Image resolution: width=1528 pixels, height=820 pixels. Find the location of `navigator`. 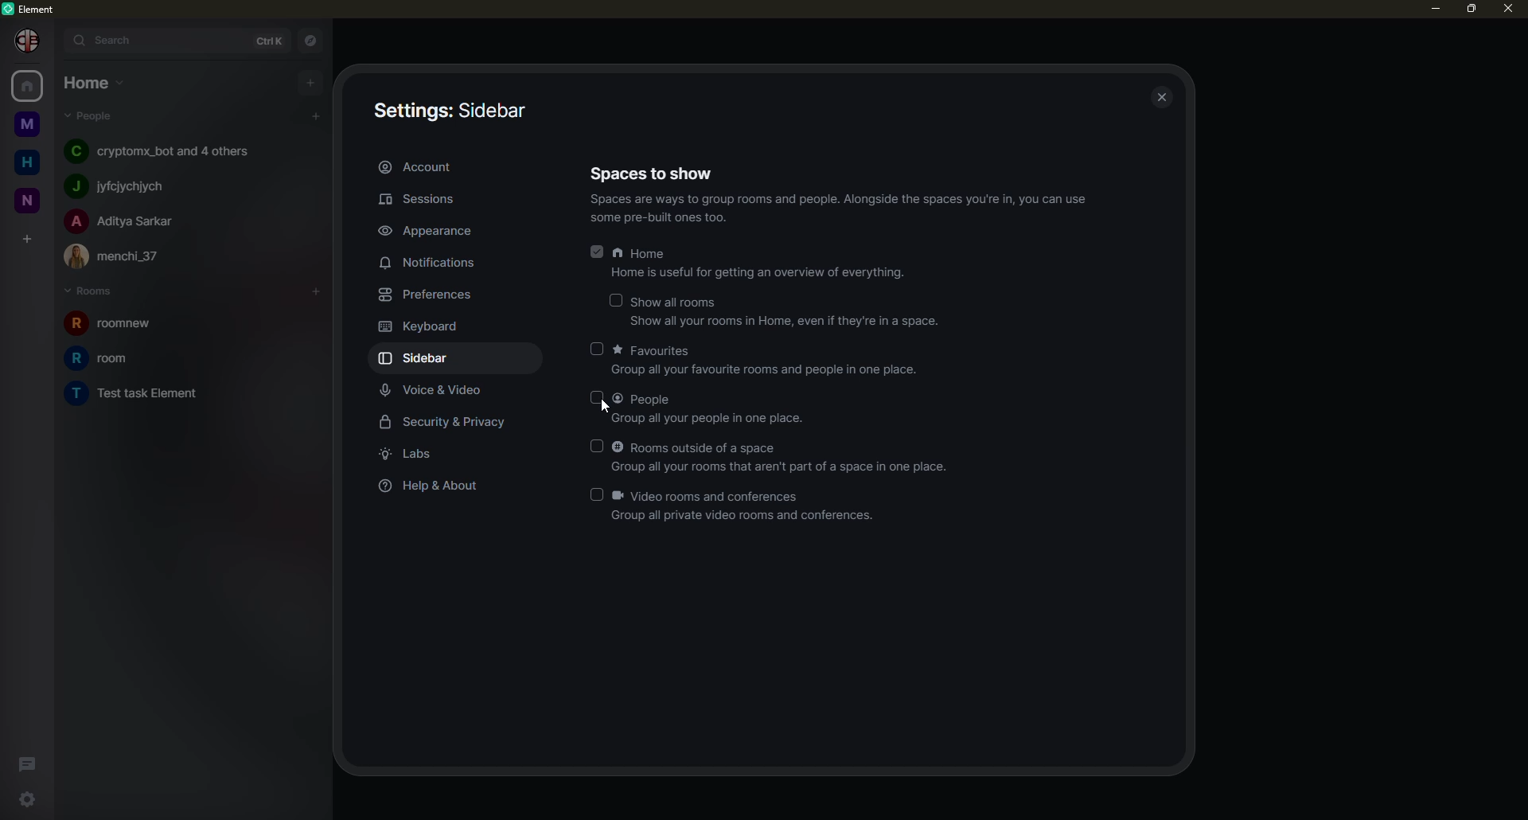

navigator is located at coordinates (309, 38).